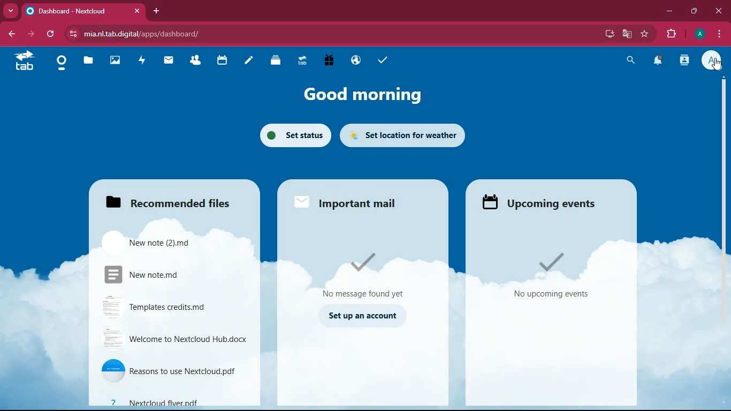 The image size is (731, 411). What do you see at coordinates (52, 34) in the screenshot?
I see `refresh` at bounding box center [52, 34].